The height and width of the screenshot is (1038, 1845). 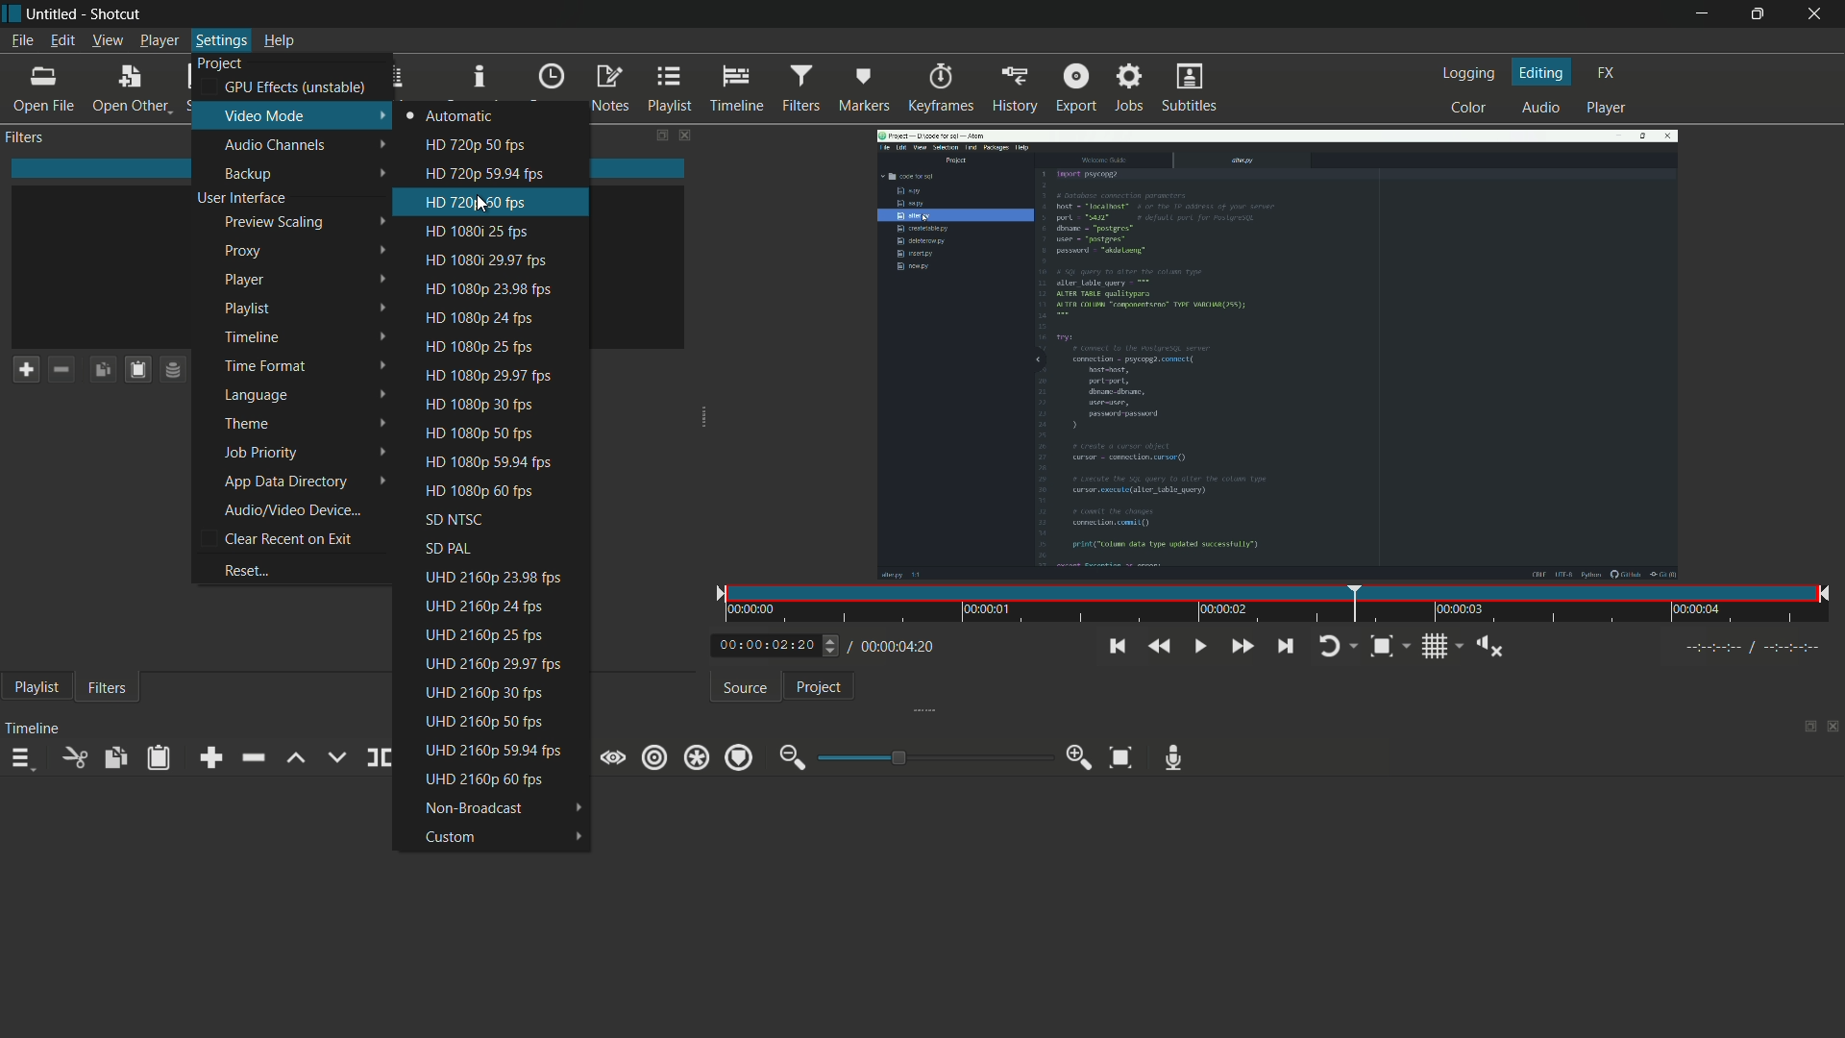 What do you see at coordinates (304, 482) in the screenshot?
I see `app data directory` at bounding box center [304, 482].